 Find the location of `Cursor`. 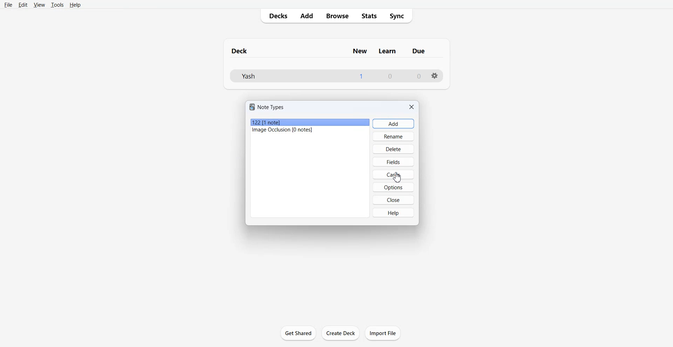

Cursor is located at coordinates (398, 178).